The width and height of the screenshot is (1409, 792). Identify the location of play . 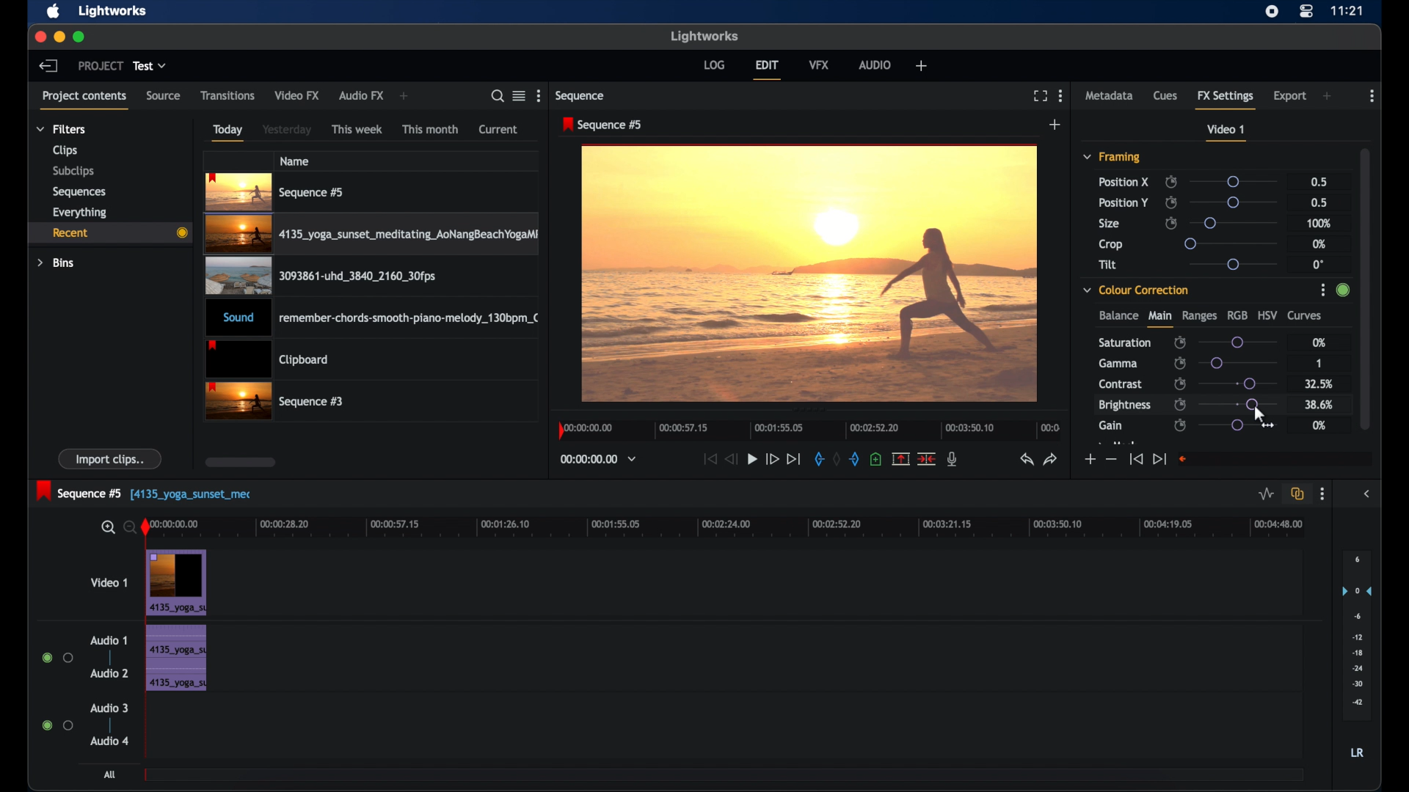
(752, 460).